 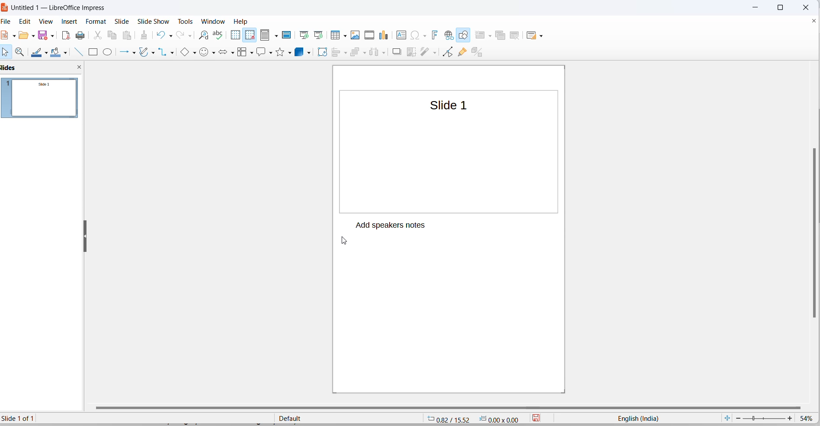 I want to click on draw shapes tools, so click(x=464, y=35).